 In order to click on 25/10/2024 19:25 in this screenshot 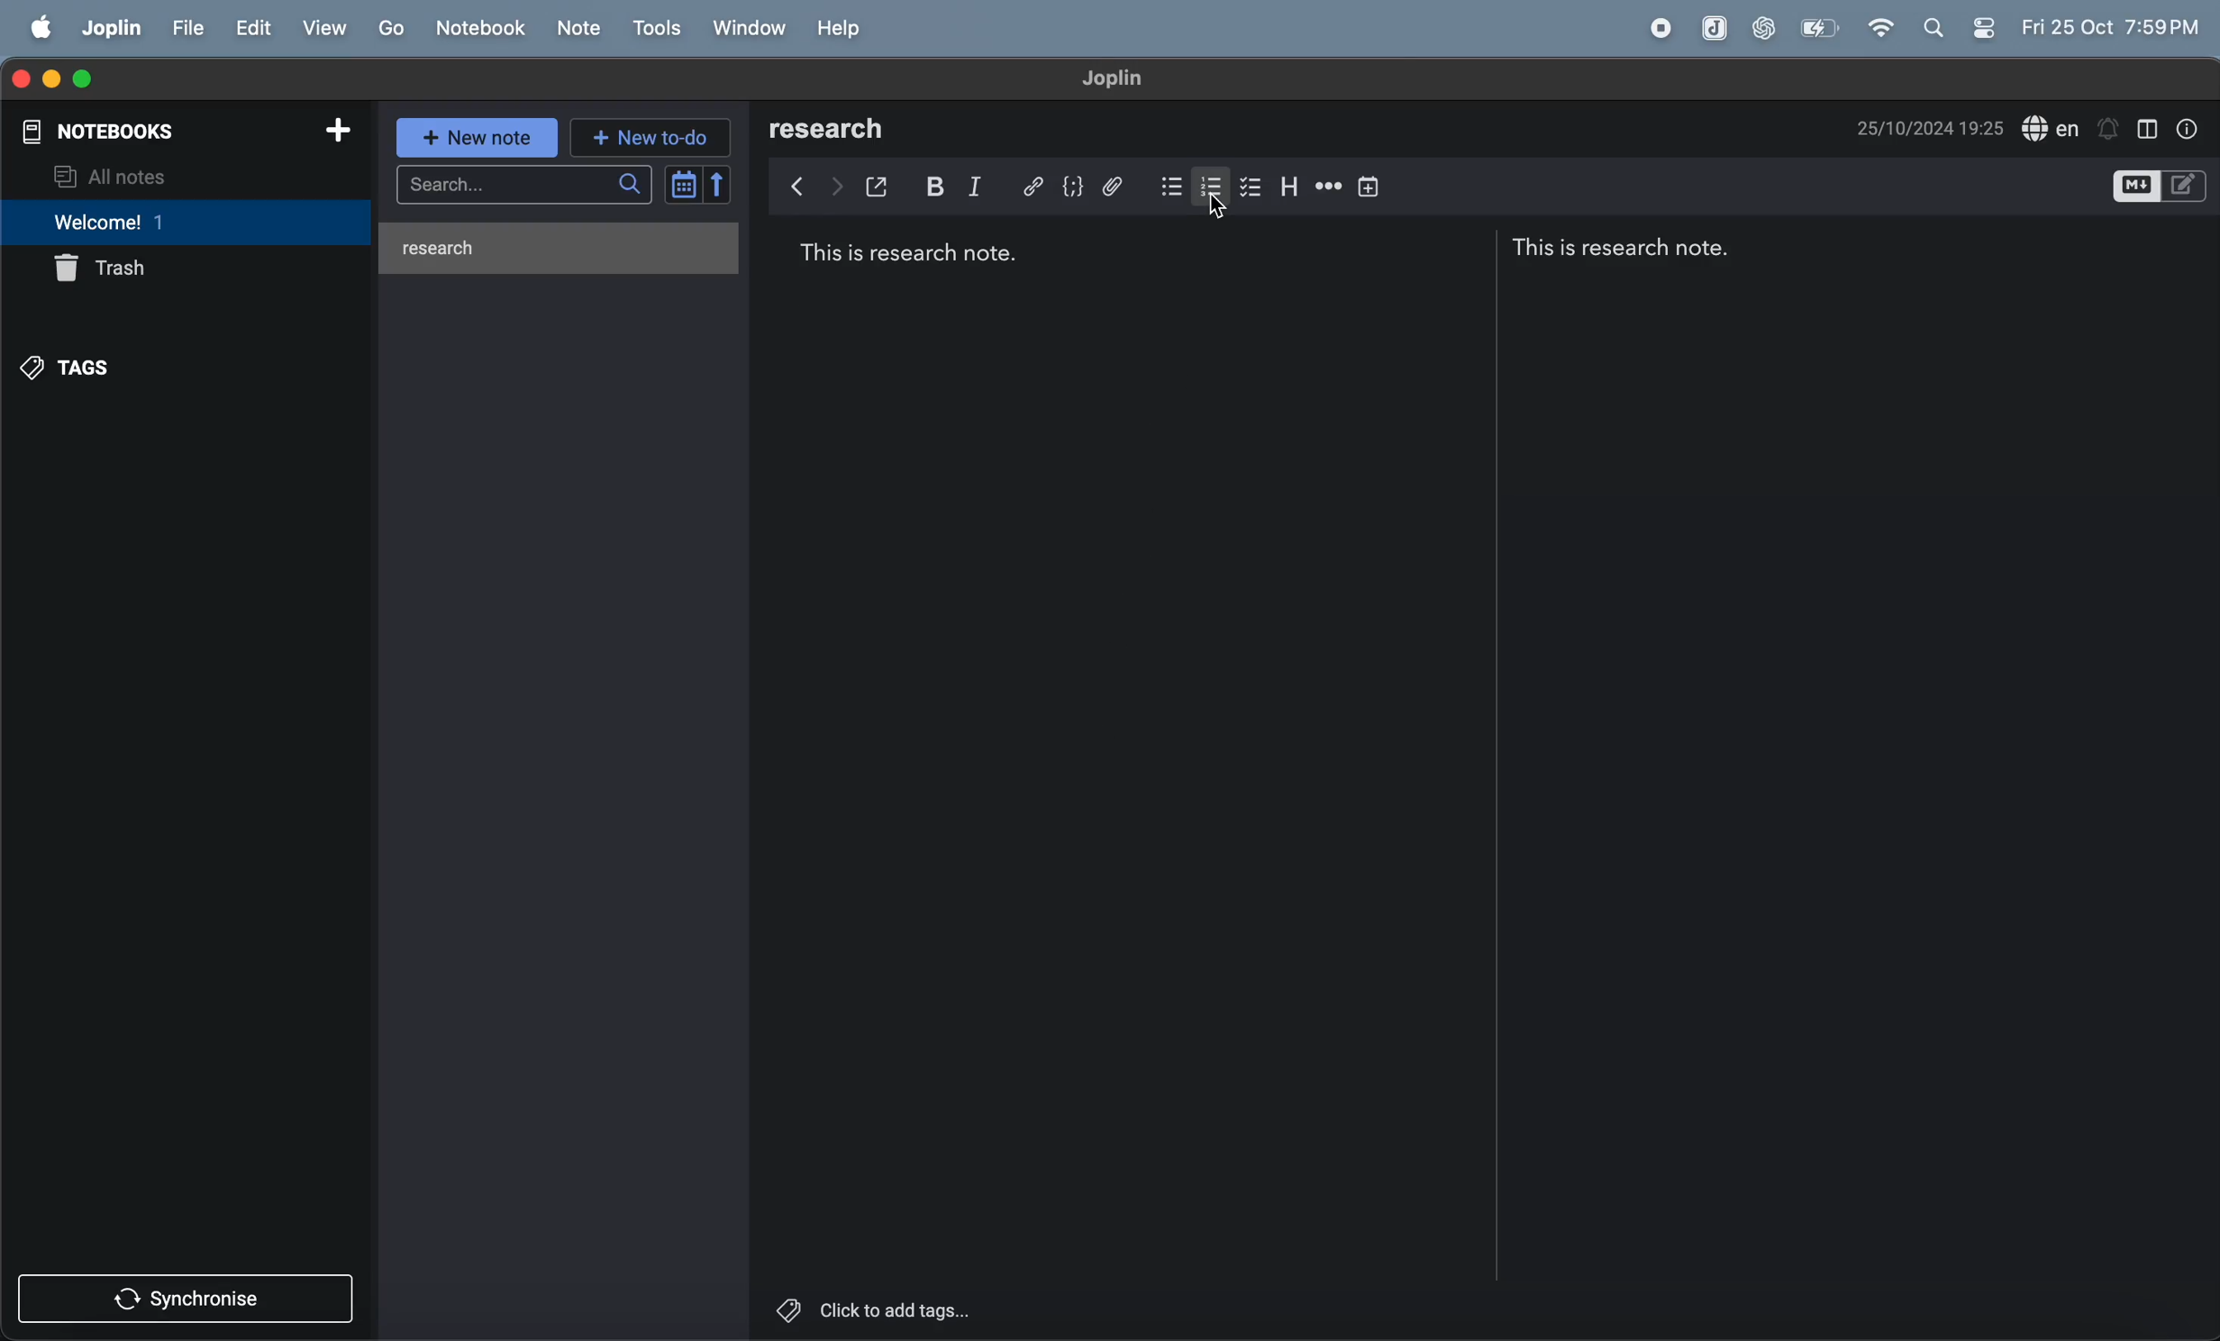, I will do `click(1926, 132)`.